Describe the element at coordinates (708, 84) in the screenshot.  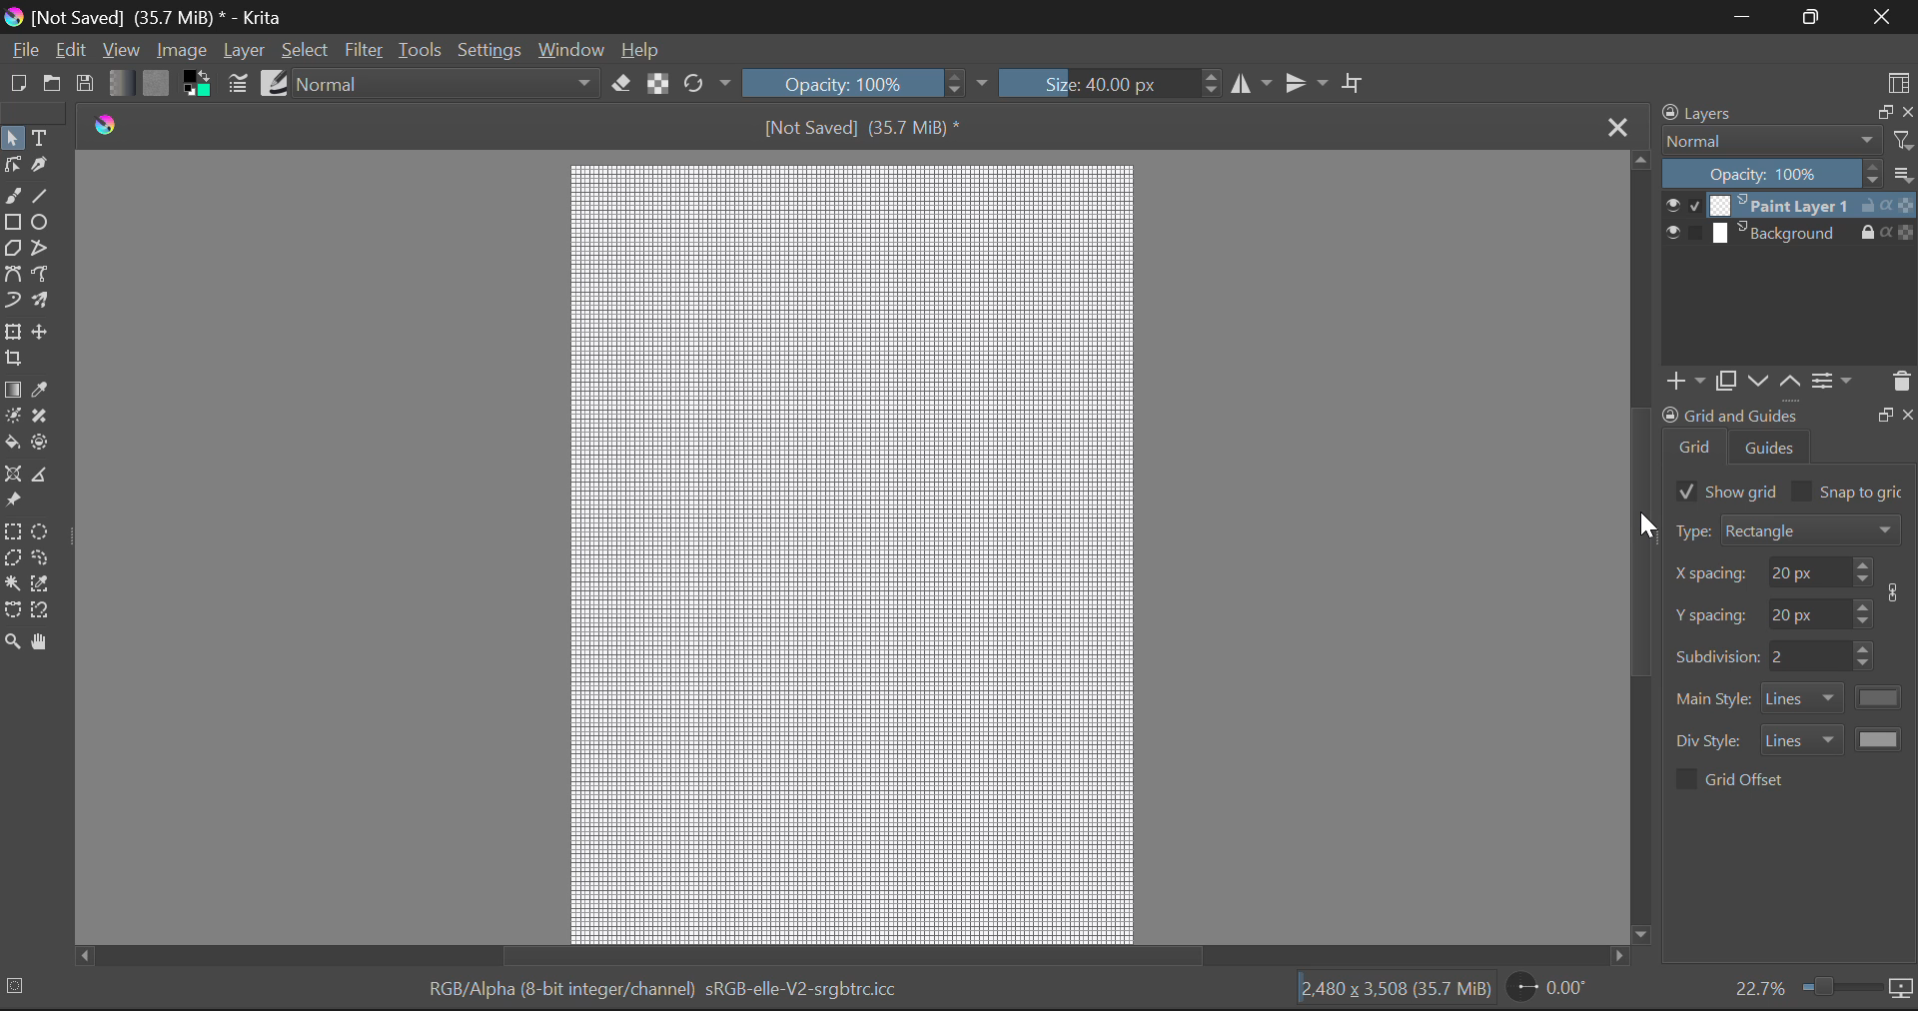
I see `Rotate` at that location.